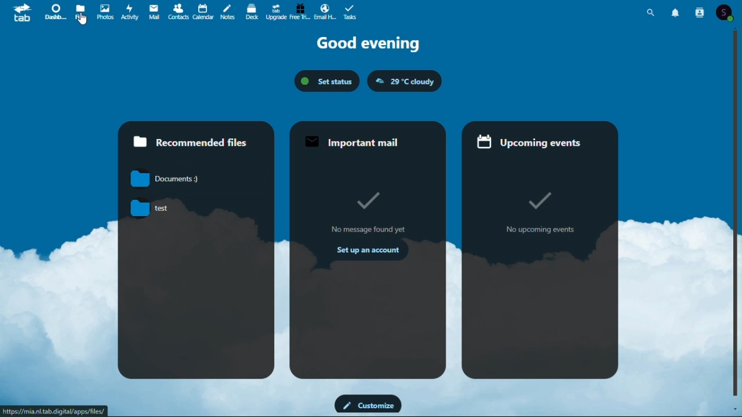  Describe the element at coordinates (54, 12) in the screenshot. I see `Dashboard` at that location.